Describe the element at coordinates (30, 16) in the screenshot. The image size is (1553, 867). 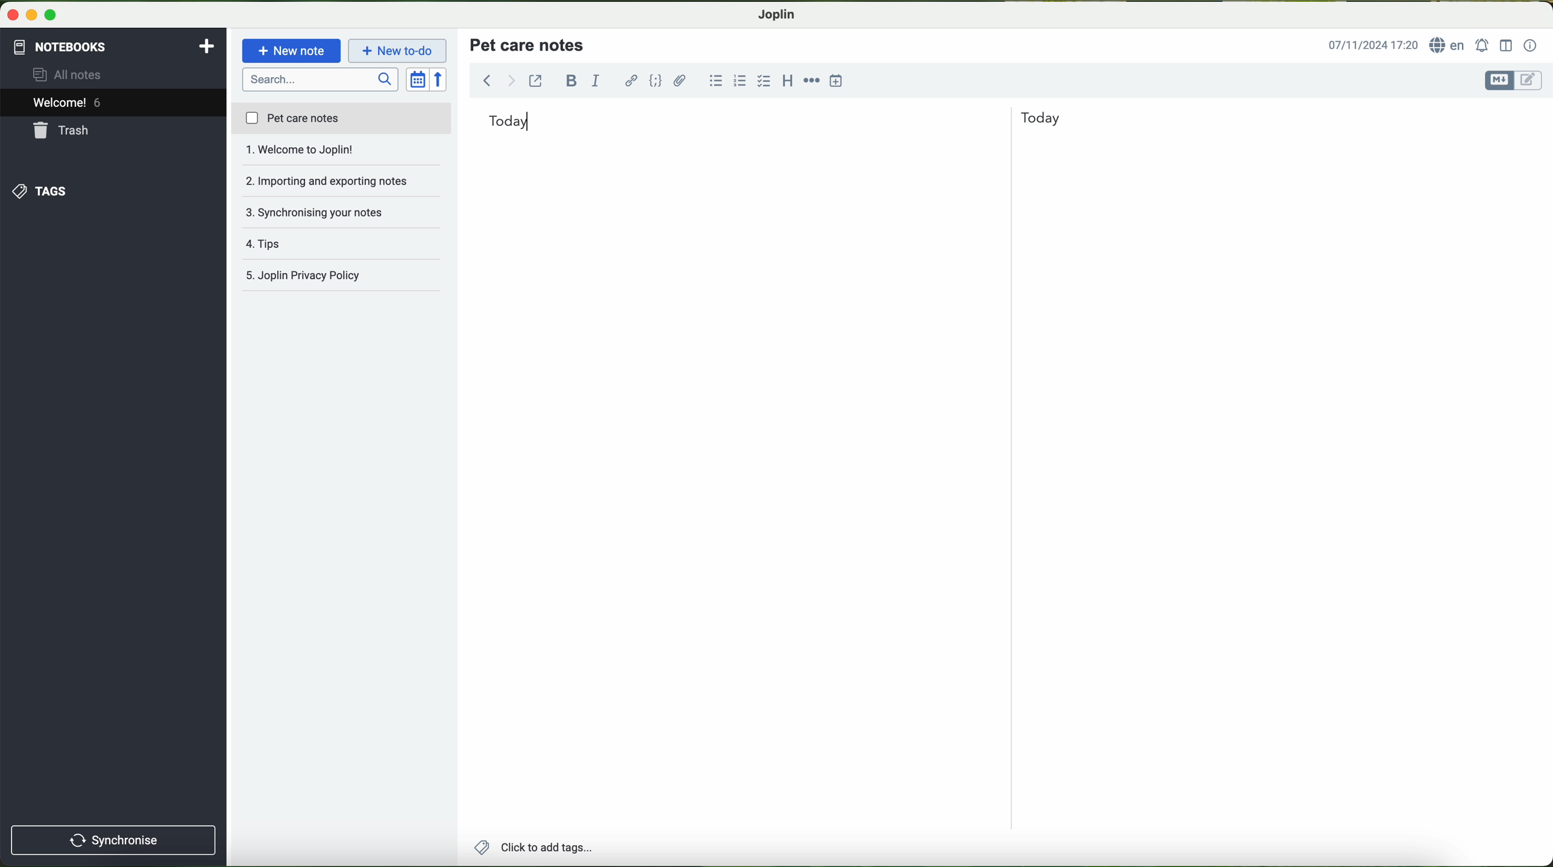
I see `screen buttons` at that location.